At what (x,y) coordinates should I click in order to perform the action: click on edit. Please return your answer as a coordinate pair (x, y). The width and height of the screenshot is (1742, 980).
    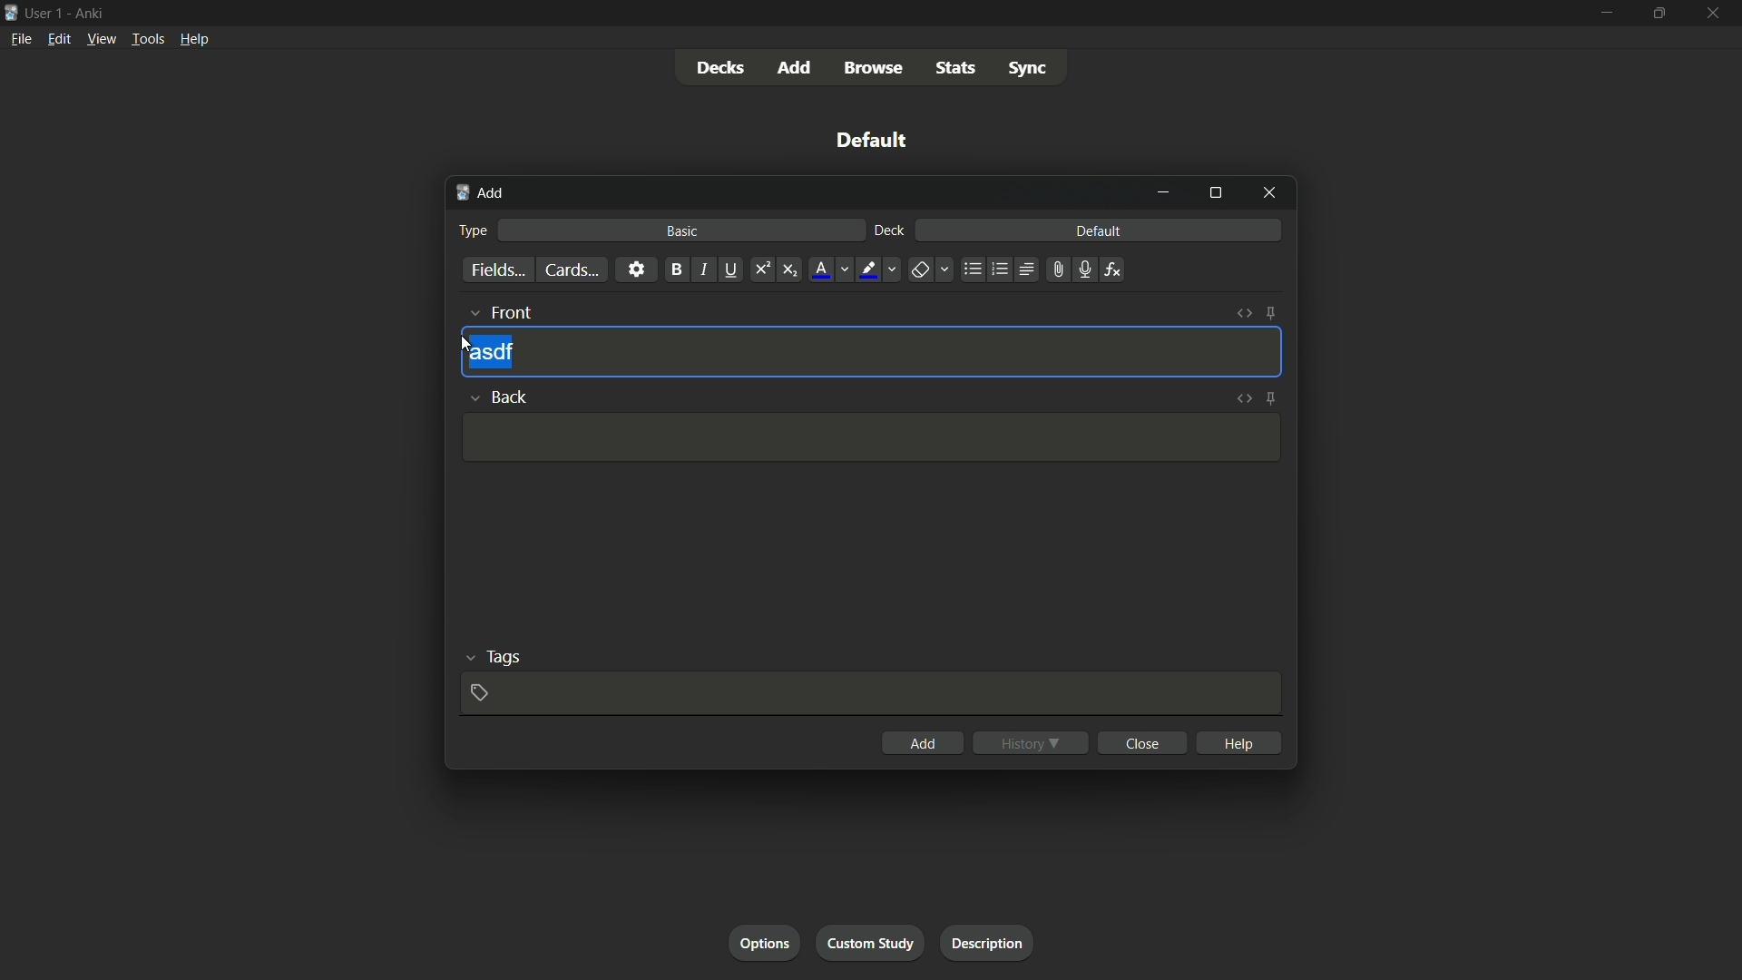
    Looking at the image, I should click on (58, 40).